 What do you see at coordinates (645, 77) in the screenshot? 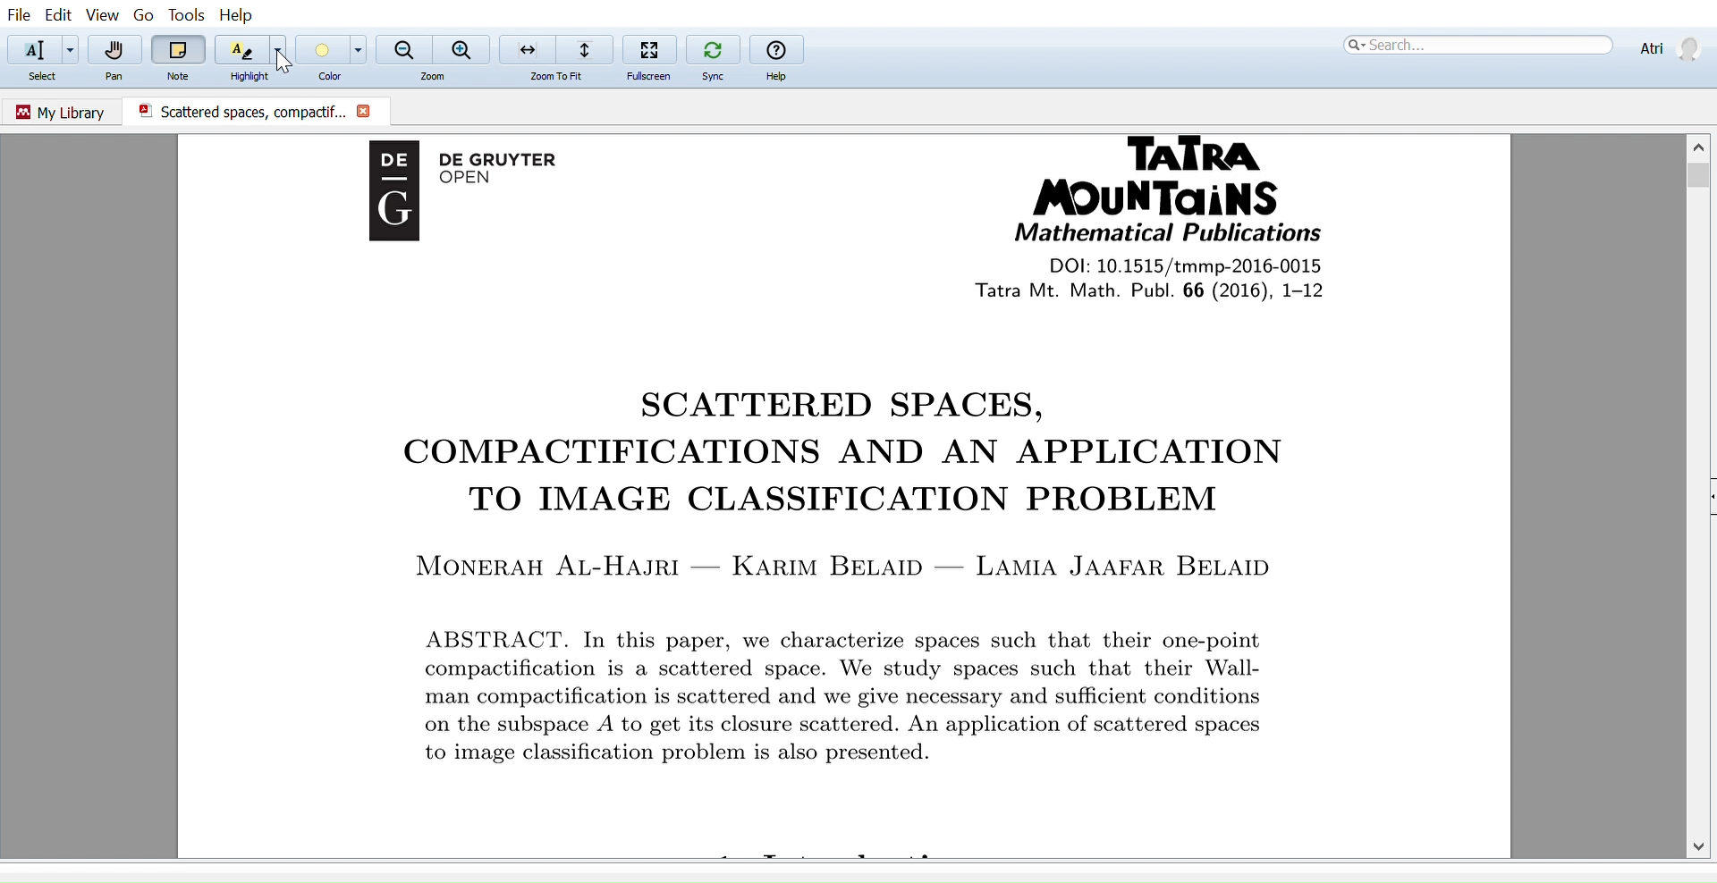
I see `Fullscreen` at bounding box center [645, 77].